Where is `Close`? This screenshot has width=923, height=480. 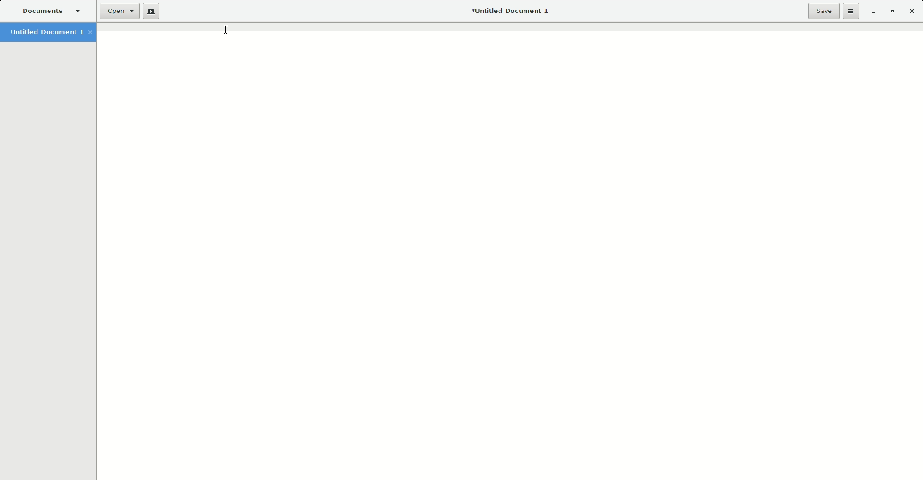
Close is located at coordinates (912, 11).